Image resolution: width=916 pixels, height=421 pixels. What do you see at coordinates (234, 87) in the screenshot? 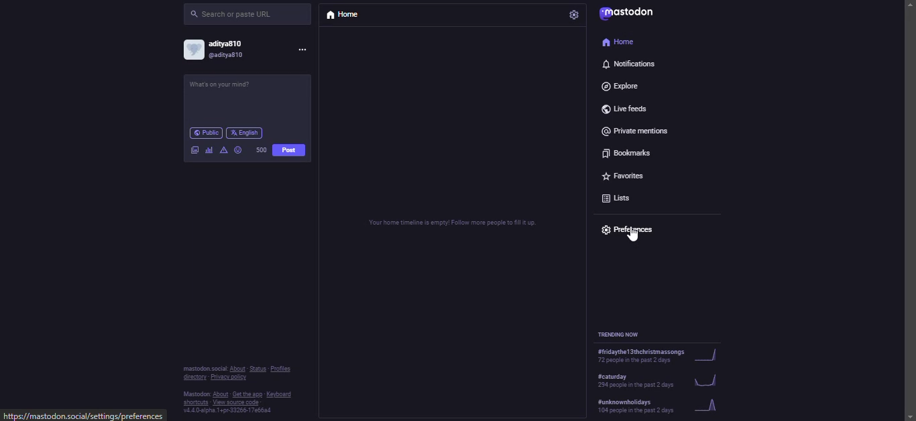
I see `post` at bounding box center [234, 87].